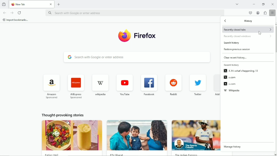 This screenshot has height=156, width=277. Describe the element at coordinates (71, 135) in the screenshot. I see `image` at that location.